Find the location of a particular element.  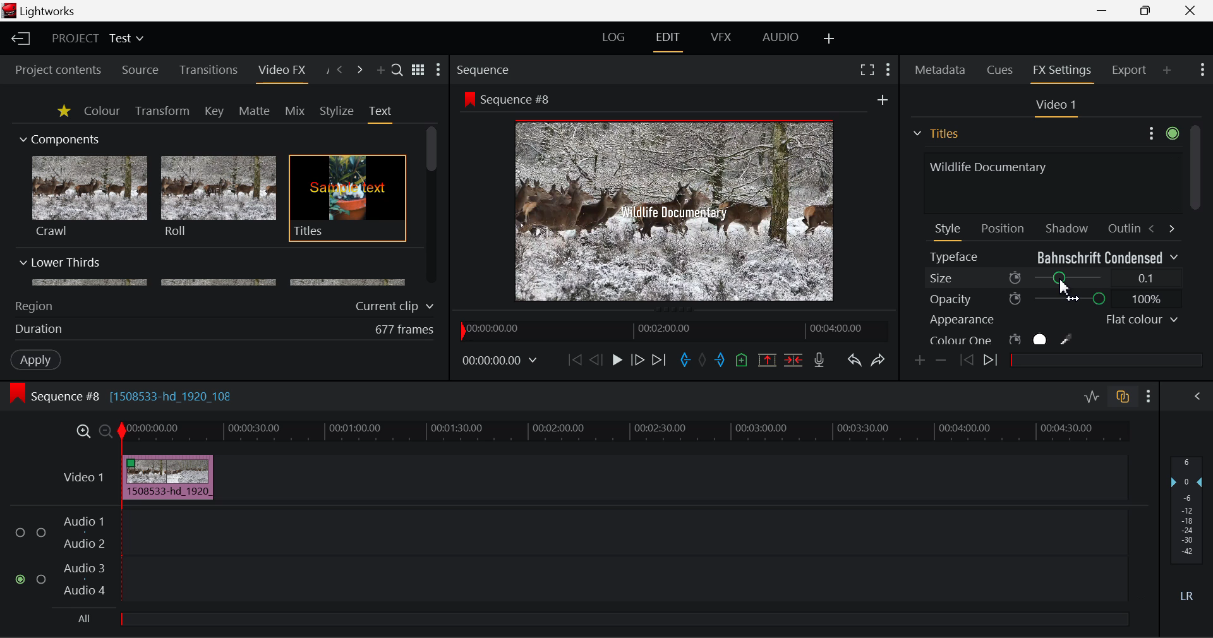

Scroll Bar is located at coordinates (432, 207).